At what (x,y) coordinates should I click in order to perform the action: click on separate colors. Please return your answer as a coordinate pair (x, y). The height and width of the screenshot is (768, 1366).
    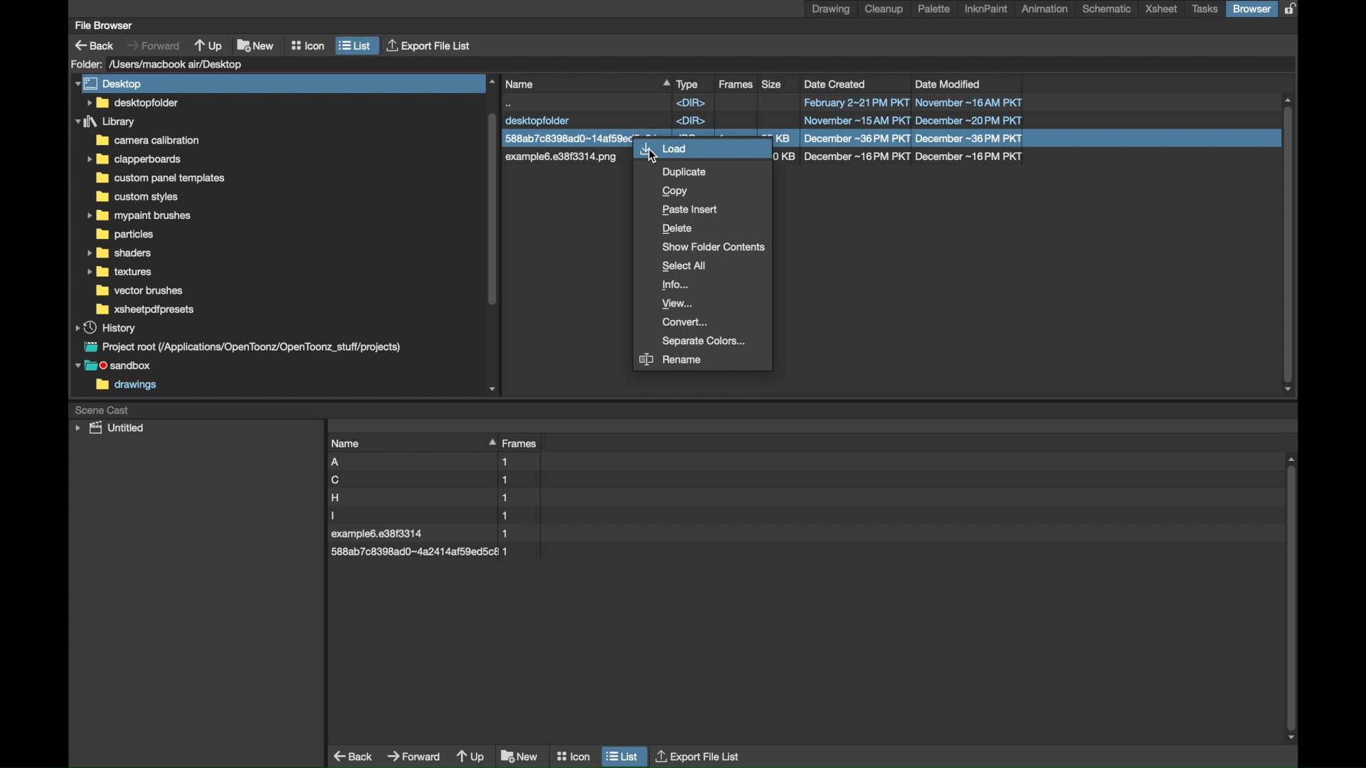
    Looking at the image, I should click on (708, 341).